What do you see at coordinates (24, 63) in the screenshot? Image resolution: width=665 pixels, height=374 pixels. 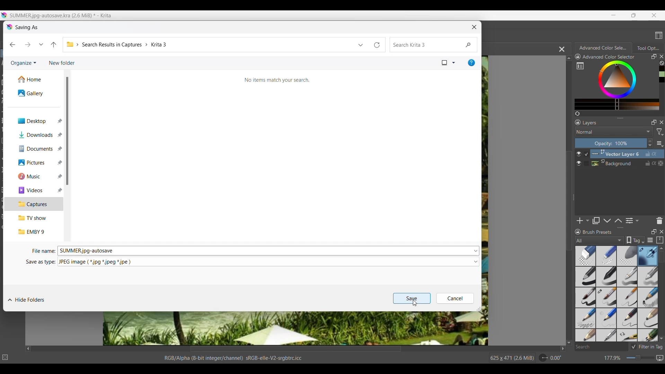 I see `Organize folder options` at bounding box center [24, 63].